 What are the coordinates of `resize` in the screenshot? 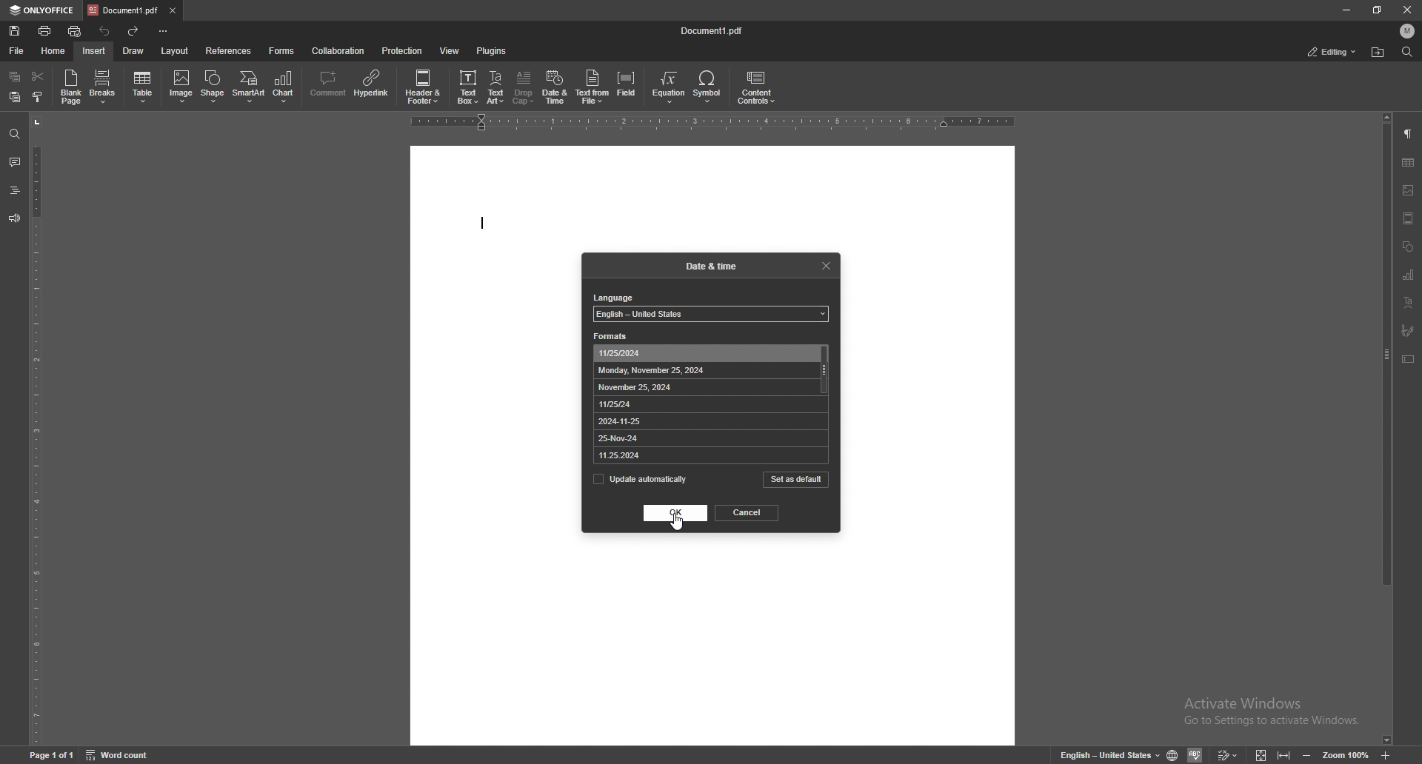 It's located at (1378, 10).